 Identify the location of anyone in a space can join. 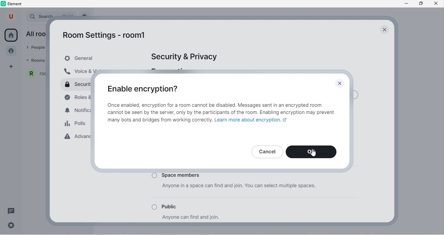
(249, 189).